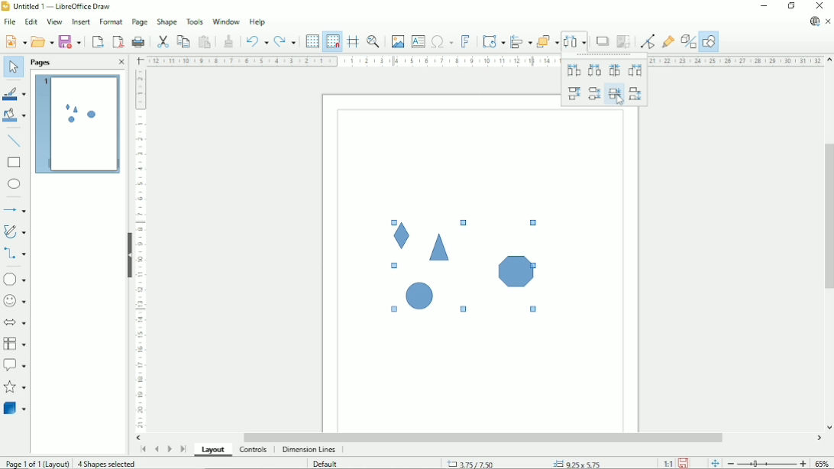 The width and height of the screenshot is (834, 469). What do you see at coordinates (42, 42) in the screenshot?
I see `Open ` at bounding box center [42, 42].